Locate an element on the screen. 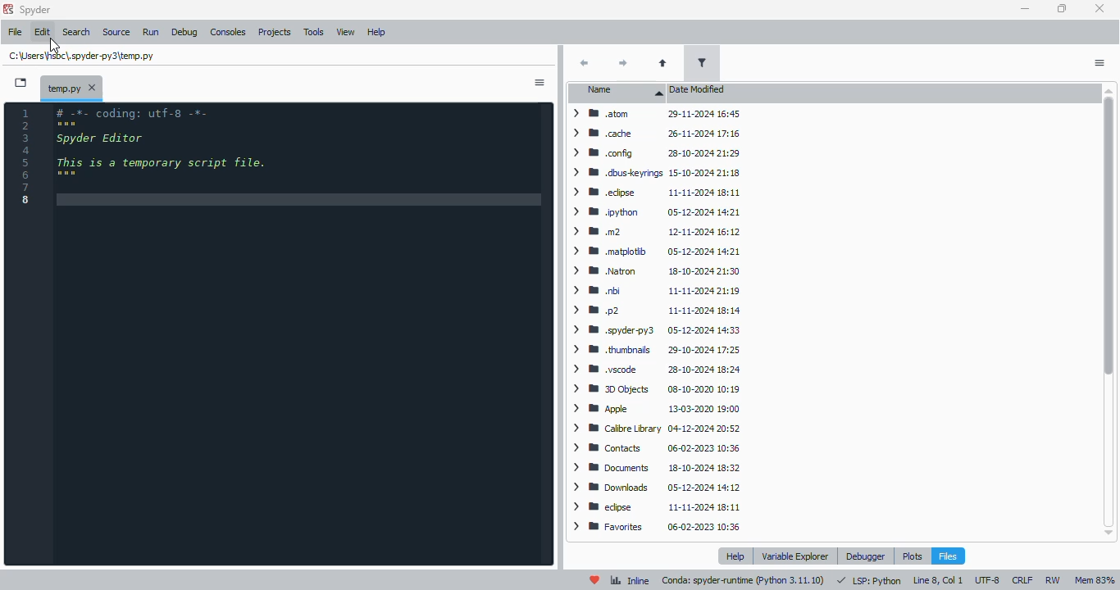 This screenshot has width=1120, height=590. line 8, col 1 is located at coordinates (939, 580).